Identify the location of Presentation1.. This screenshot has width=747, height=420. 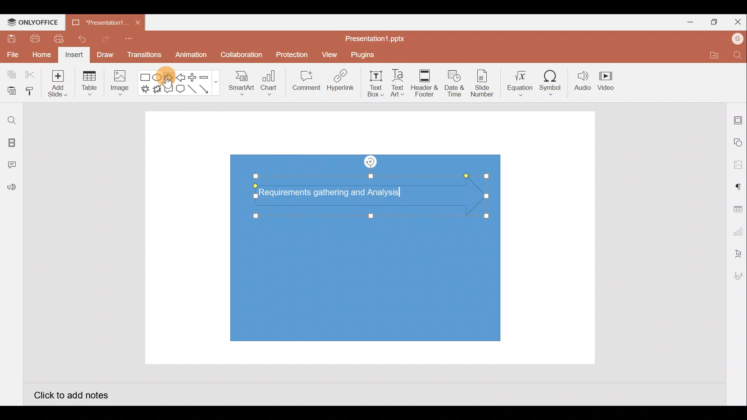
(97, 21).